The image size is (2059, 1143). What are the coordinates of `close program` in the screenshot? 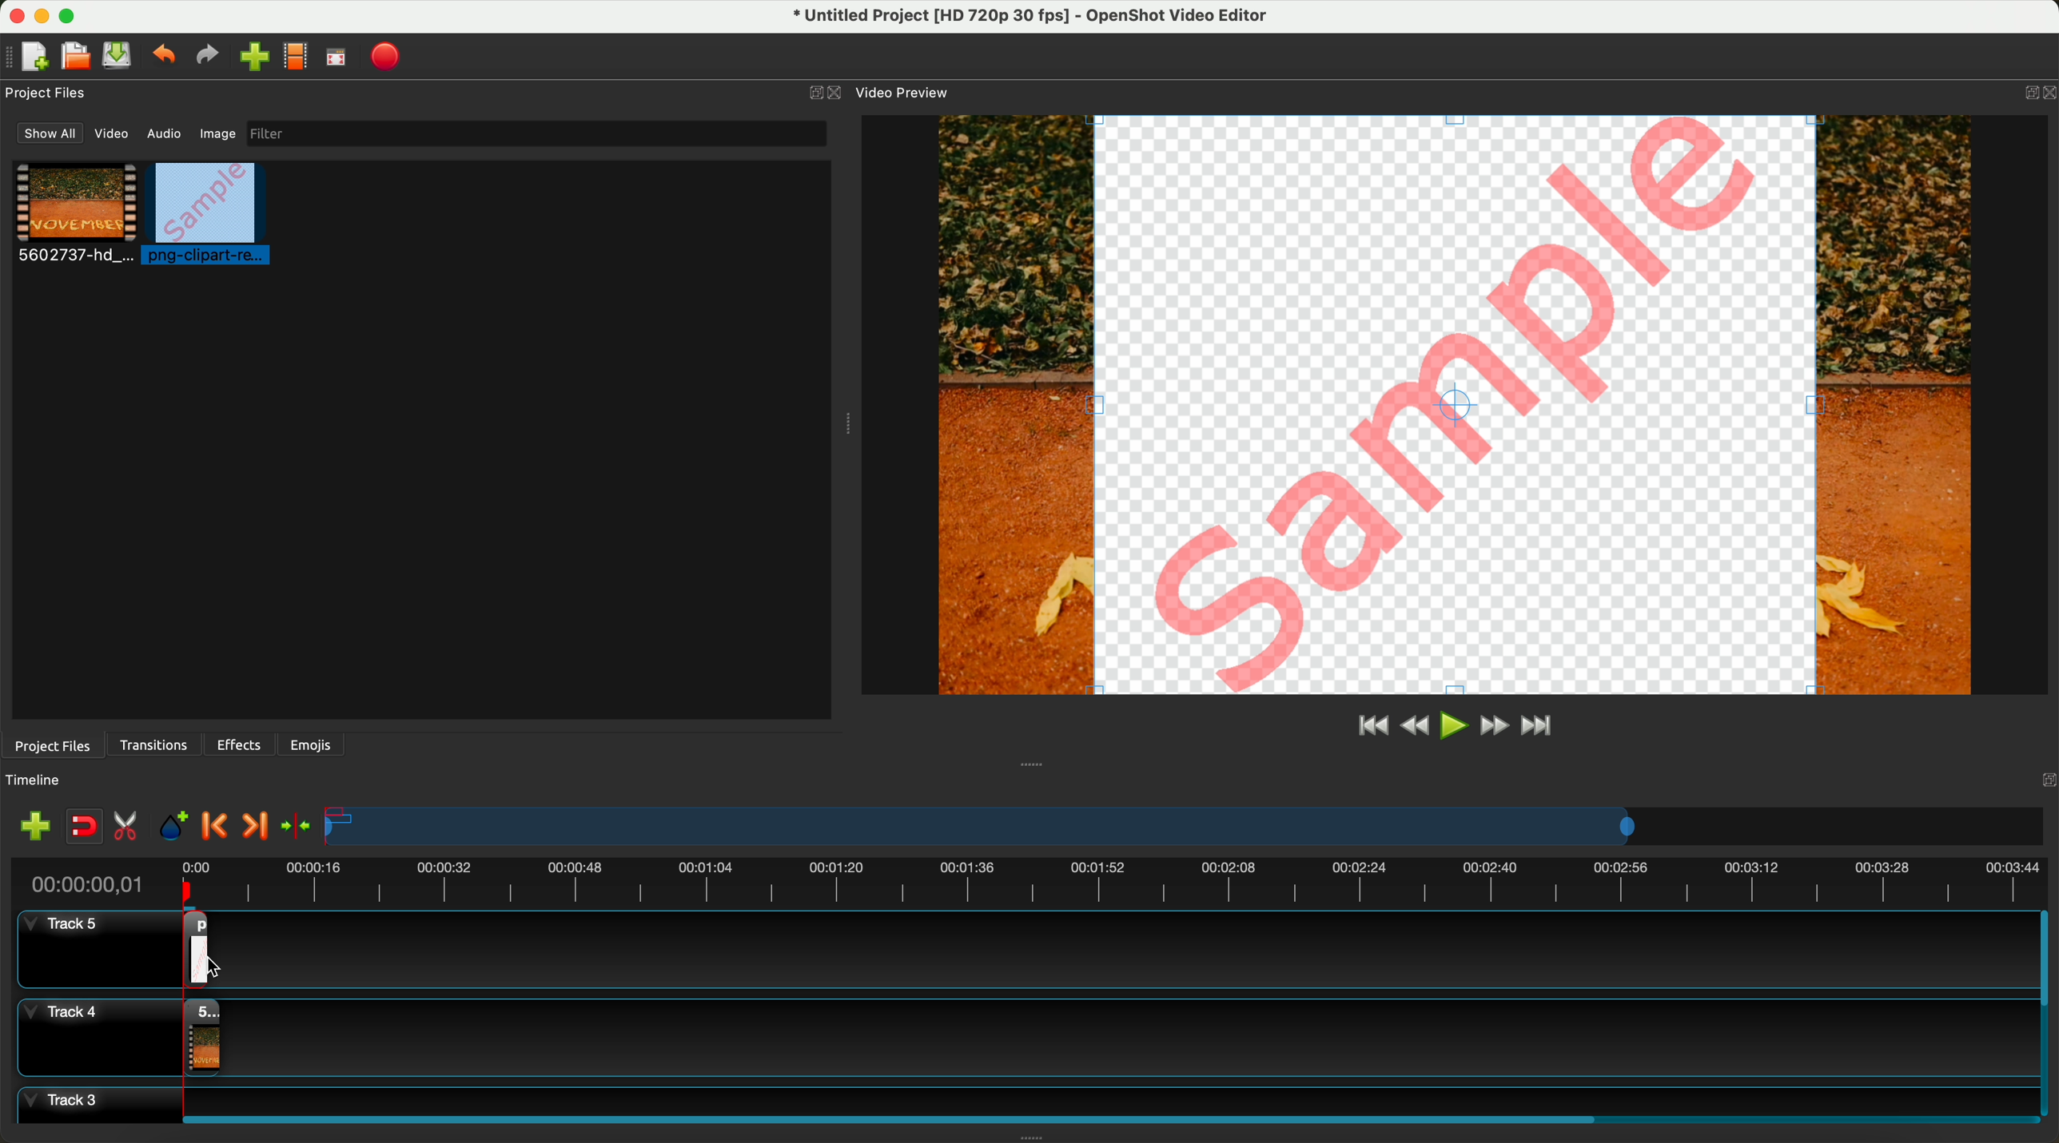 It's located at (13, 14).